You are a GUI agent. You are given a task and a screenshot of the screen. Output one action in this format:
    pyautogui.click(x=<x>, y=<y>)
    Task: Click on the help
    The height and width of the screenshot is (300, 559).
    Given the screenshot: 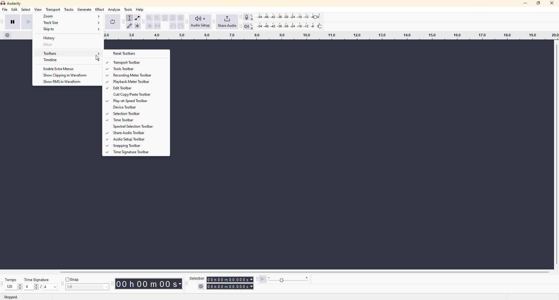 What is the action you would take?
    pyautogui.click(x=140, y=10)
    